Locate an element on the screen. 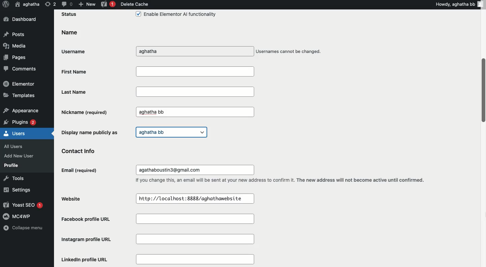 This screenshot has width=486, height=267. Posts is located at coordinates (15, 35).